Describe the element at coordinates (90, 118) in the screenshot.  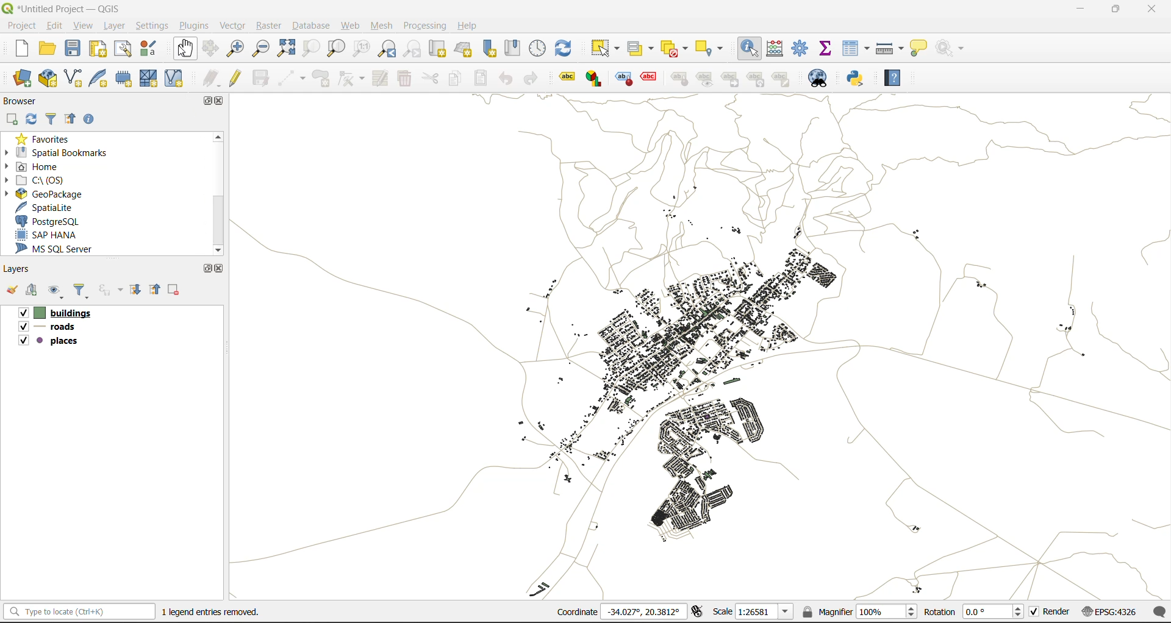
I see `enable properties` at that location.